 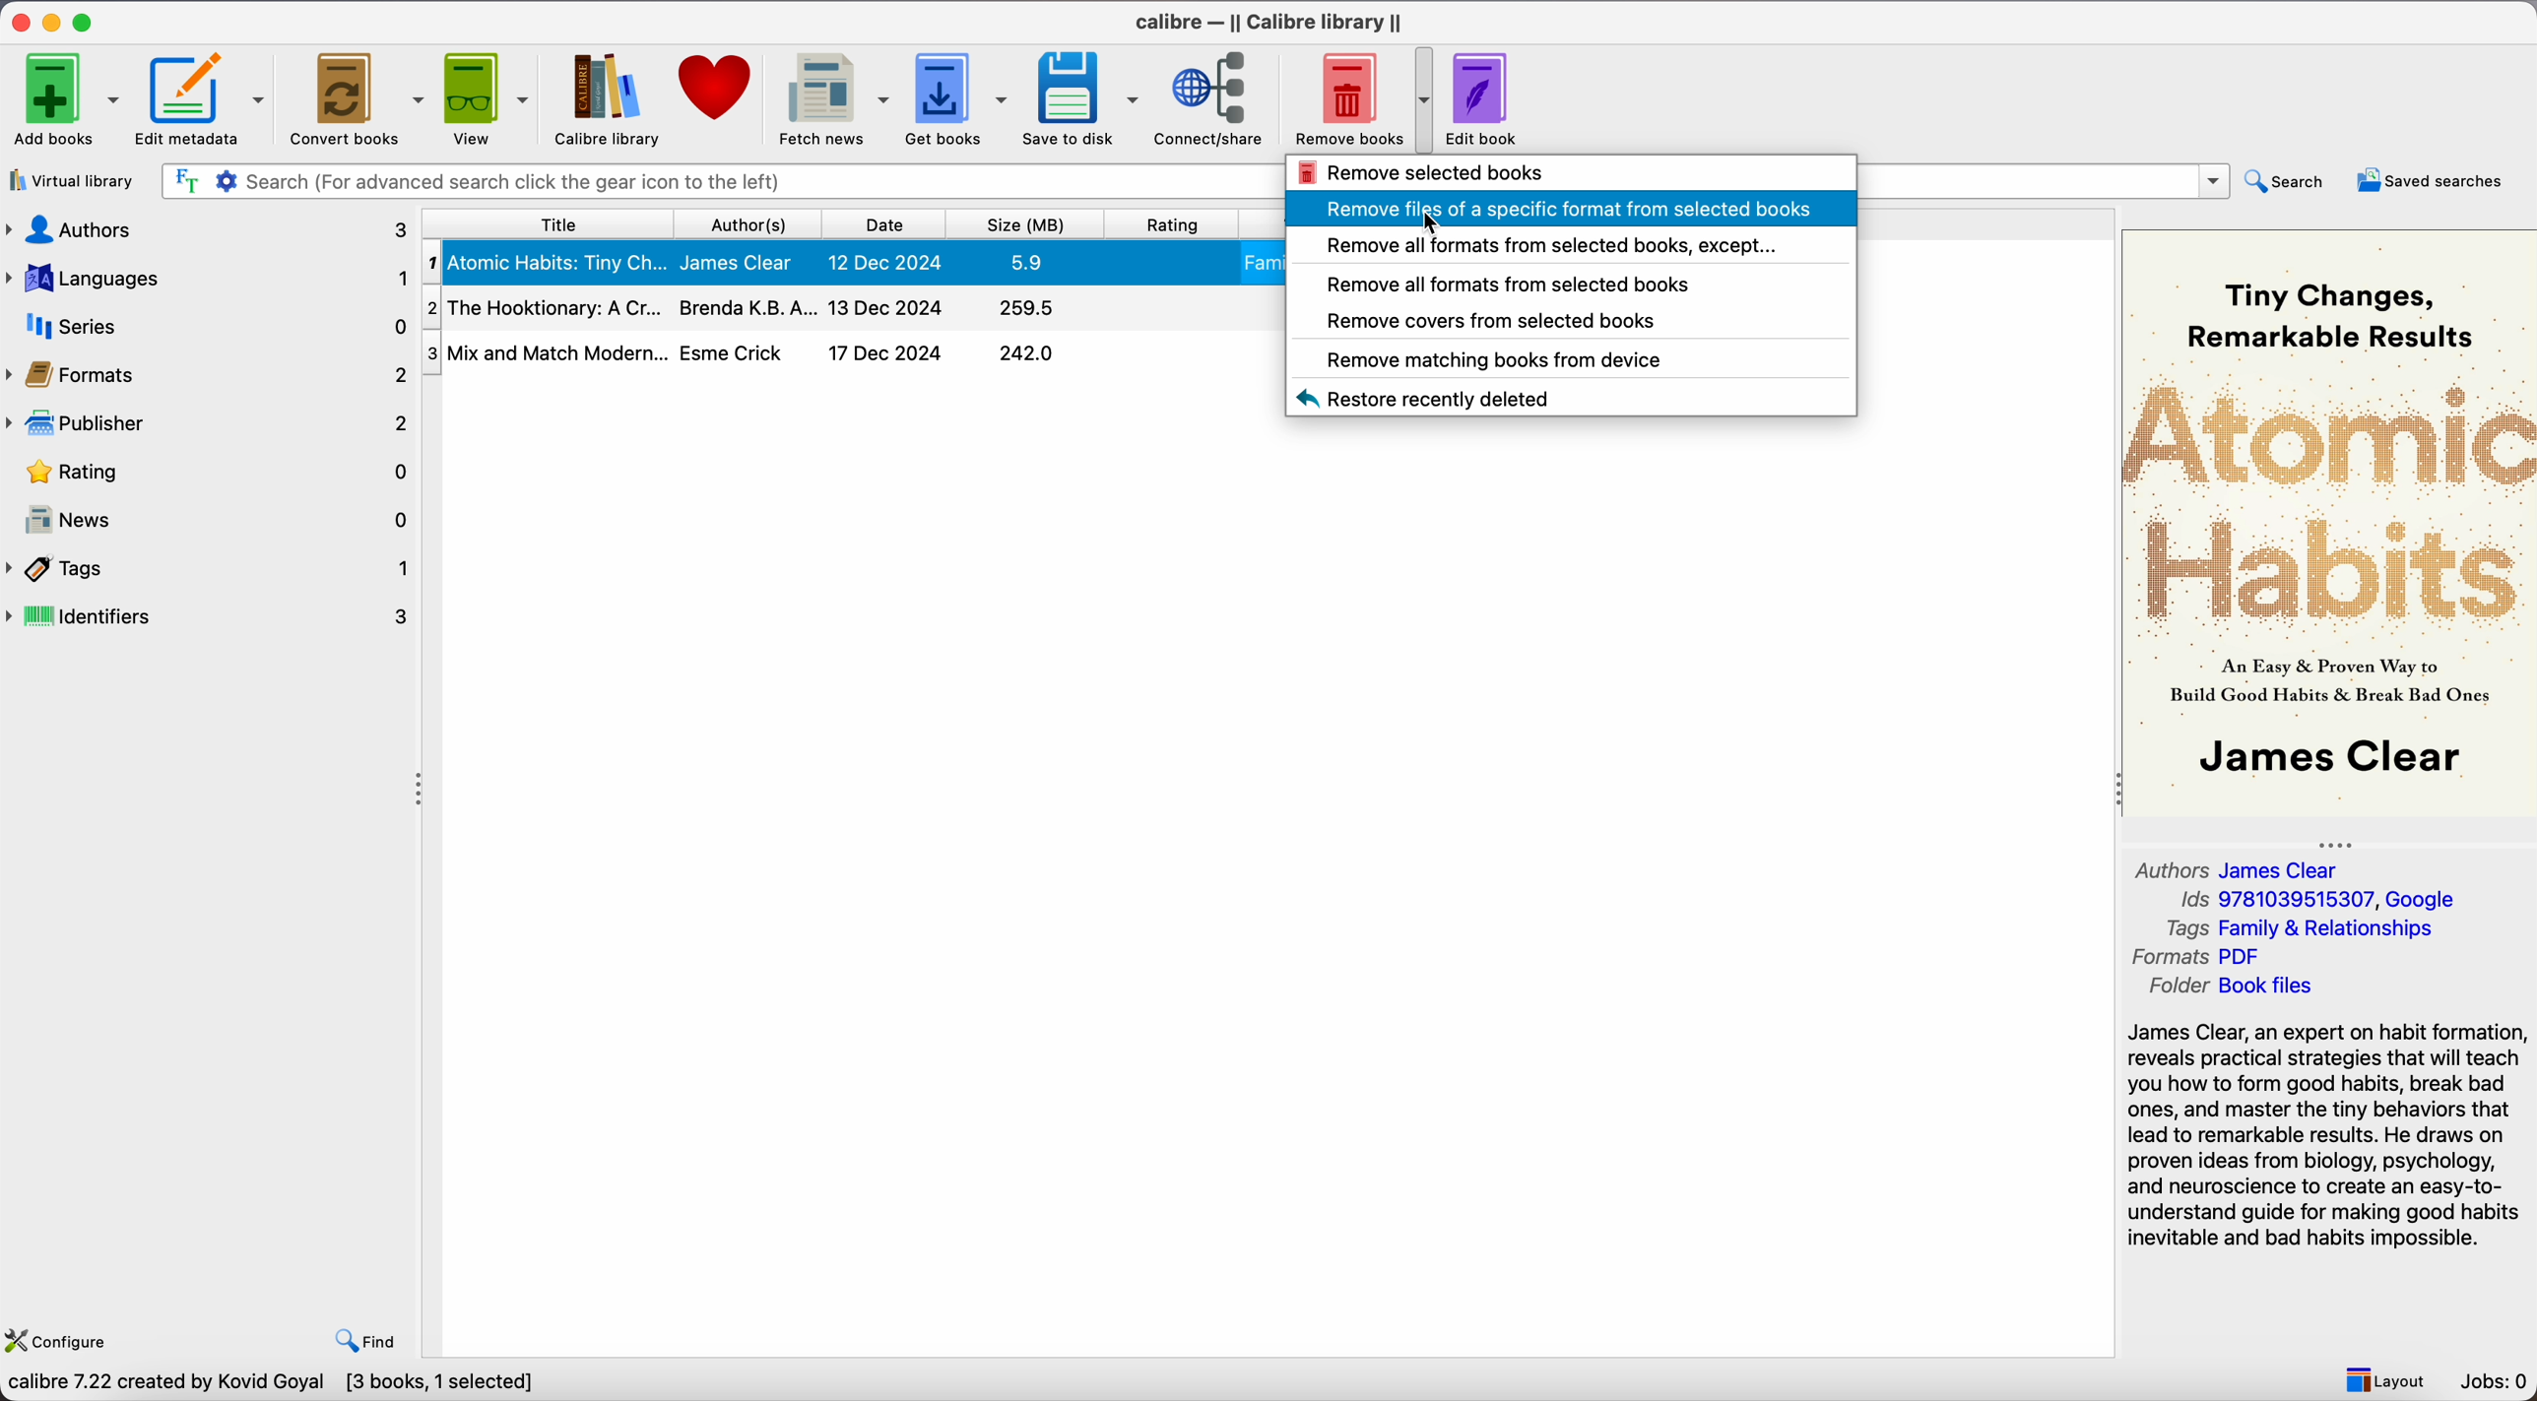 What do you see at coordinates (2285, 180) in the screenshot?
I see `search` at bounding box center [2285, 180].